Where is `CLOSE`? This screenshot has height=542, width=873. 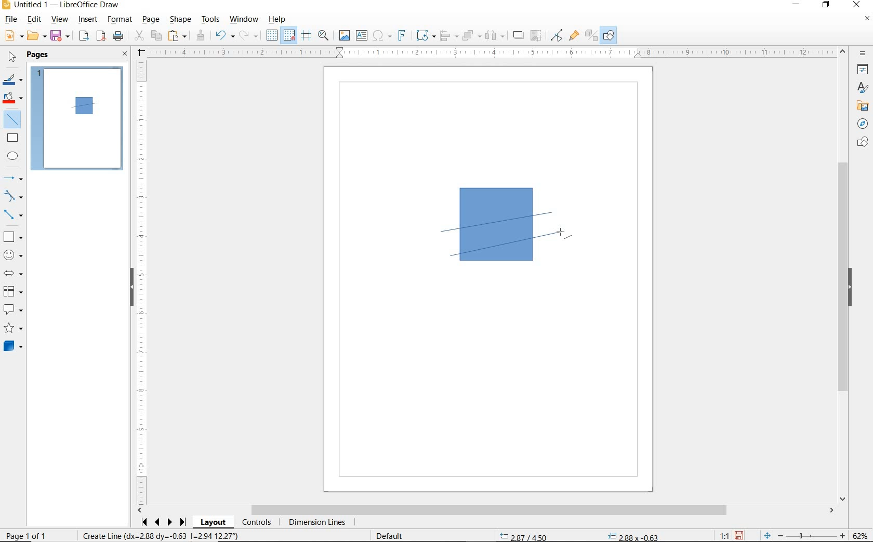
CLOSE is located at coordinates (125, 55).